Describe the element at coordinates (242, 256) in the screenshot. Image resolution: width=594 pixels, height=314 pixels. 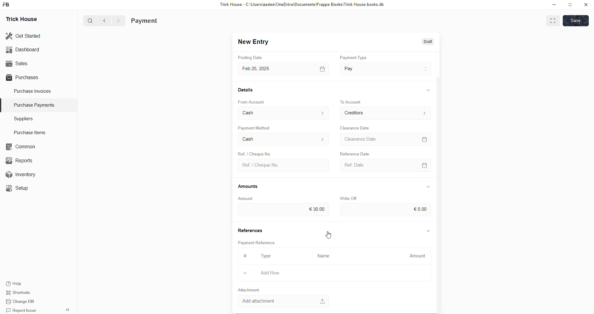
I see `#` at that location.